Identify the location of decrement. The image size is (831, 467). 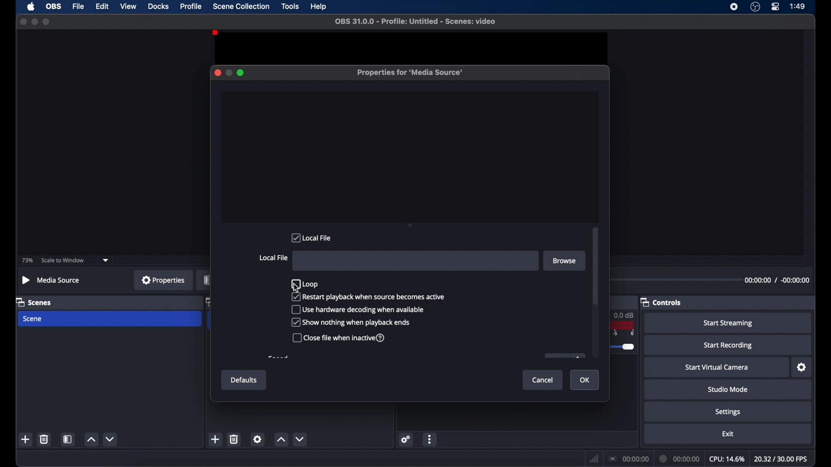
(300, 438).